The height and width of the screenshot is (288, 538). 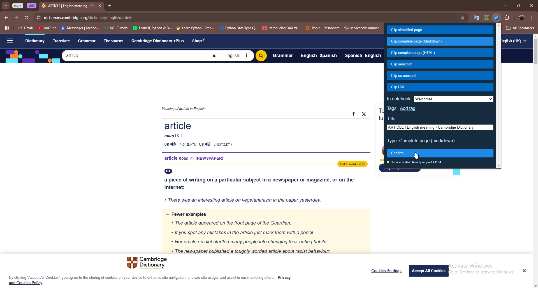 I want to click on extensions, so click(x=507, y=17).